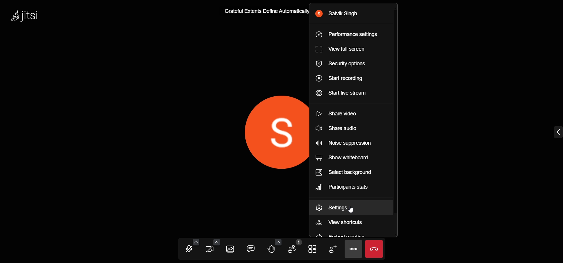 This screenshot has width=563, height=263. Describe the element at coordinates (340, 208) in the screenshot. I see `setting` at that location.